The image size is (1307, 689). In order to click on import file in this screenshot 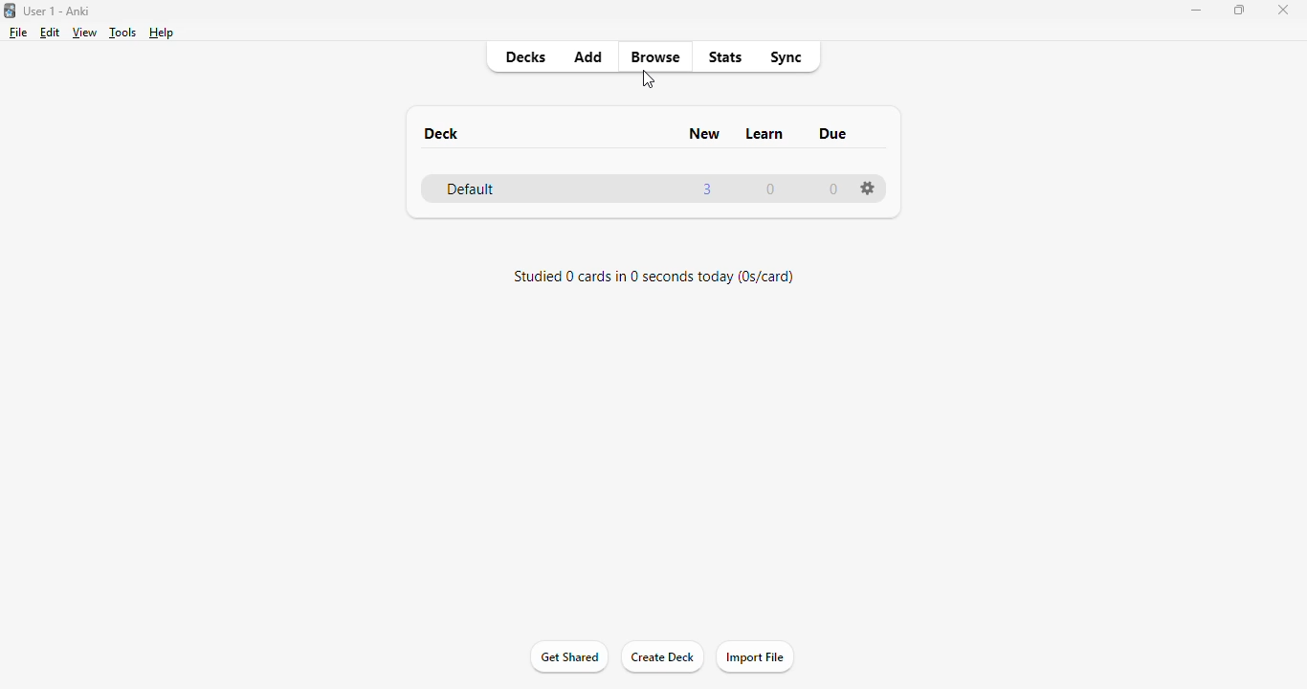, I will do `click(754, 657)`.